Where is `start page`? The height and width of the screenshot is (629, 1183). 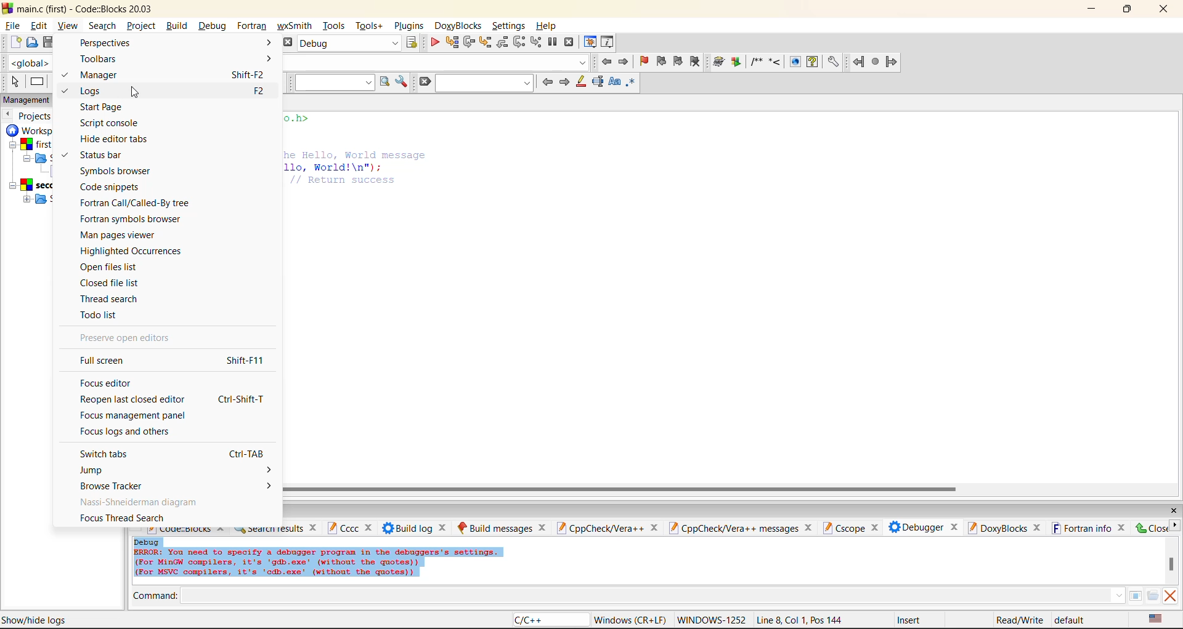
start page is located at coordinates (102, 108).